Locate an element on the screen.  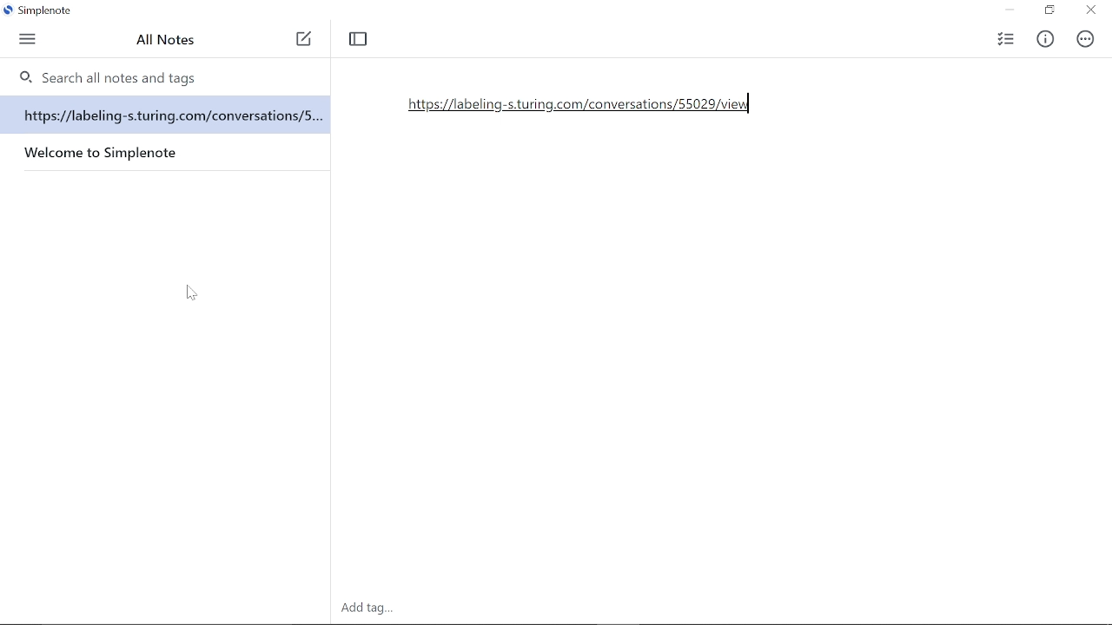
https://labeling-s.turing.com/conversations/s... is located at coordinates (171, 118).